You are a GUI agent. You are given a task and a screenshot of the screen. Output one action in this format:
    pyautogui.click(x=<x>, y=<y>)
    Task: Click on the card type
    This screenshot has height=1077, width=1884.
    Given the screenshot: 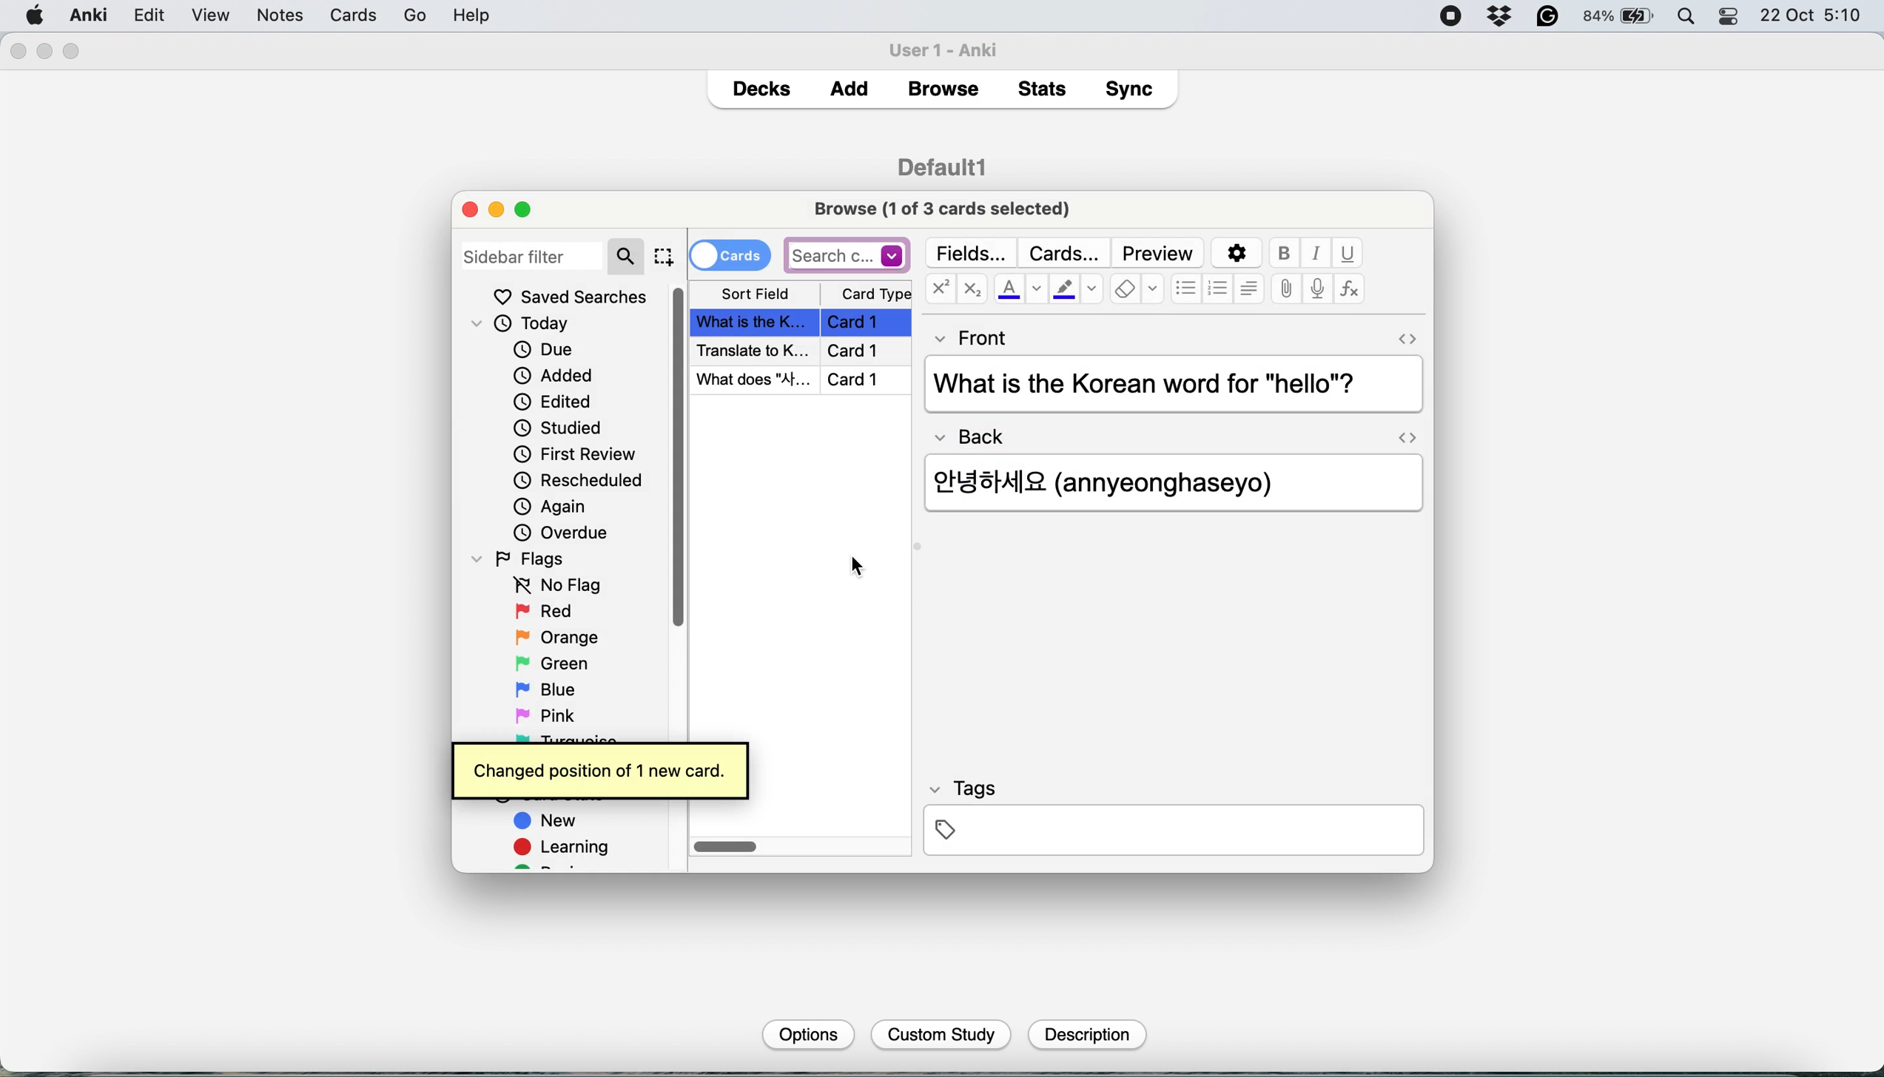 What is the action you would take?
    pyautogui.click(x=874, y=294)
    